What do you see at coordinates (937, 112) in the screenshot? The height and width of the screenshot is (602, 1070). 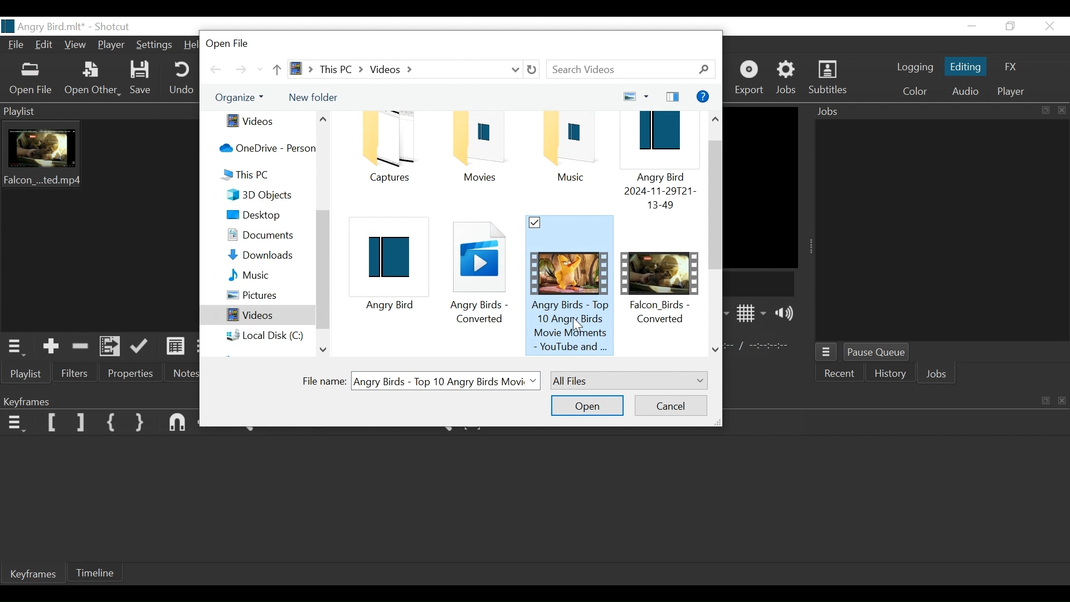 I see `Jobs` at bounding box center [937, 112].